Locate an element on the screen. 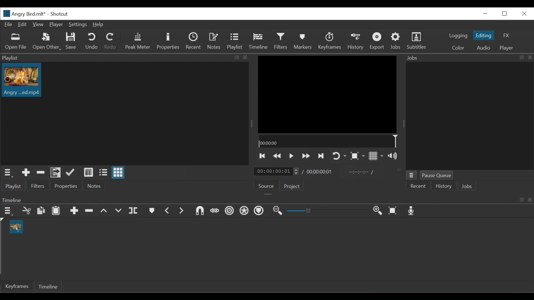  Timeline is located at coordinates (258, 41).